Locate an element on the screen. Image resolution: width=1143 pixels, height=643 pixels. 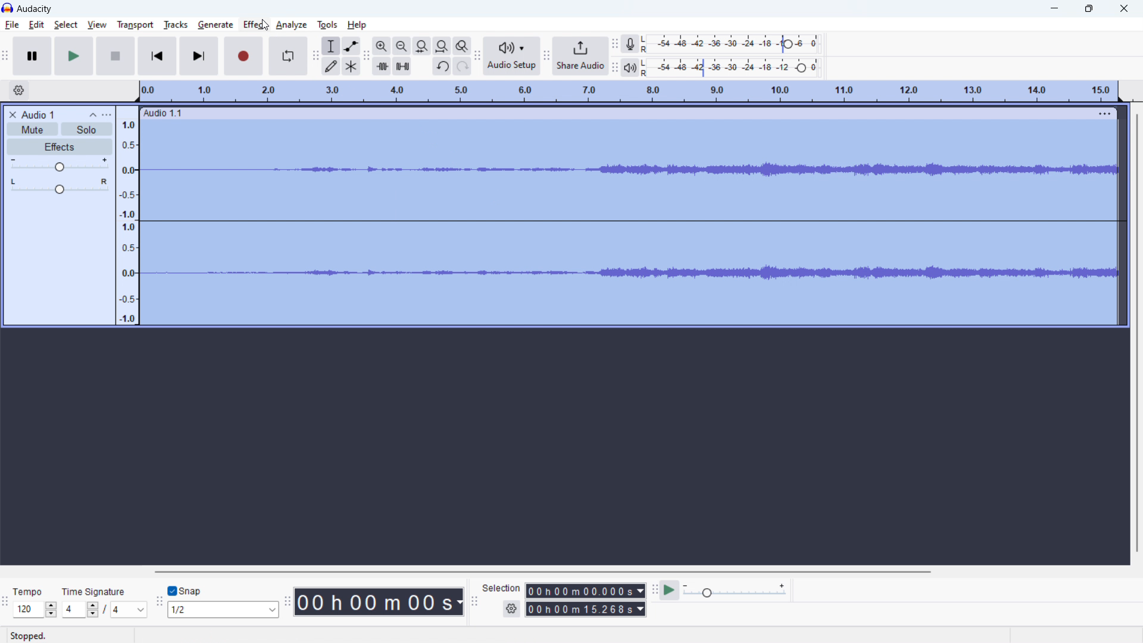
volume is located at coordinates (60, 165).